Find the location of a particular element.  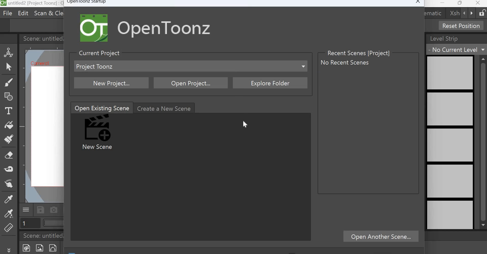

Open Existing Scene is located at coordinates (101, 107).